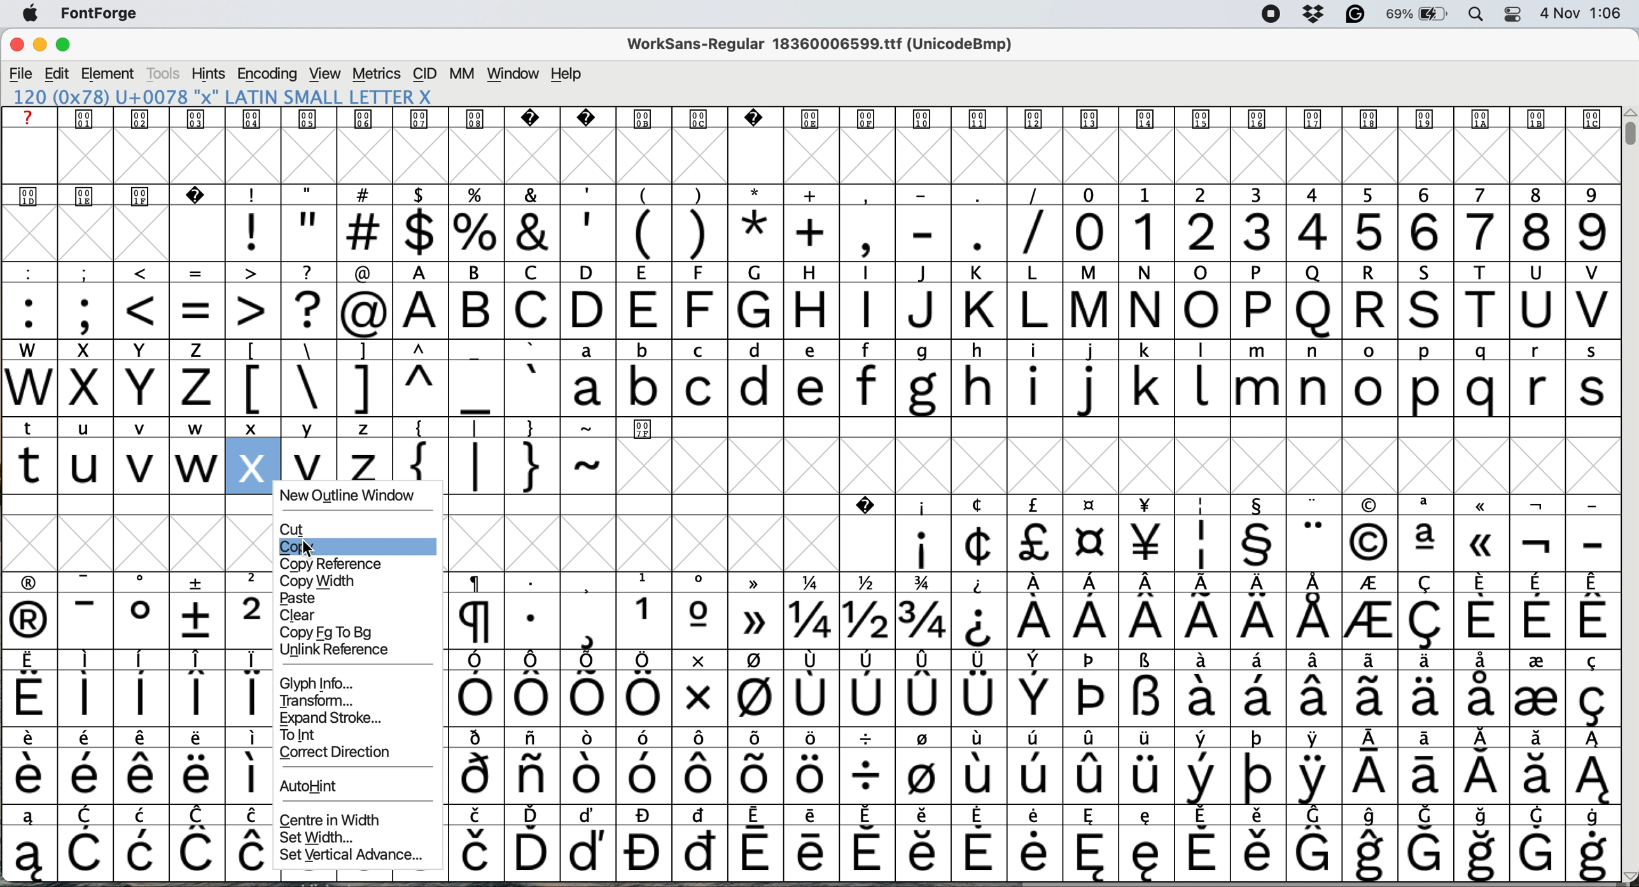 This screenshot has width=1639, height=887. I want to click on copy reference, so click(338, 563).